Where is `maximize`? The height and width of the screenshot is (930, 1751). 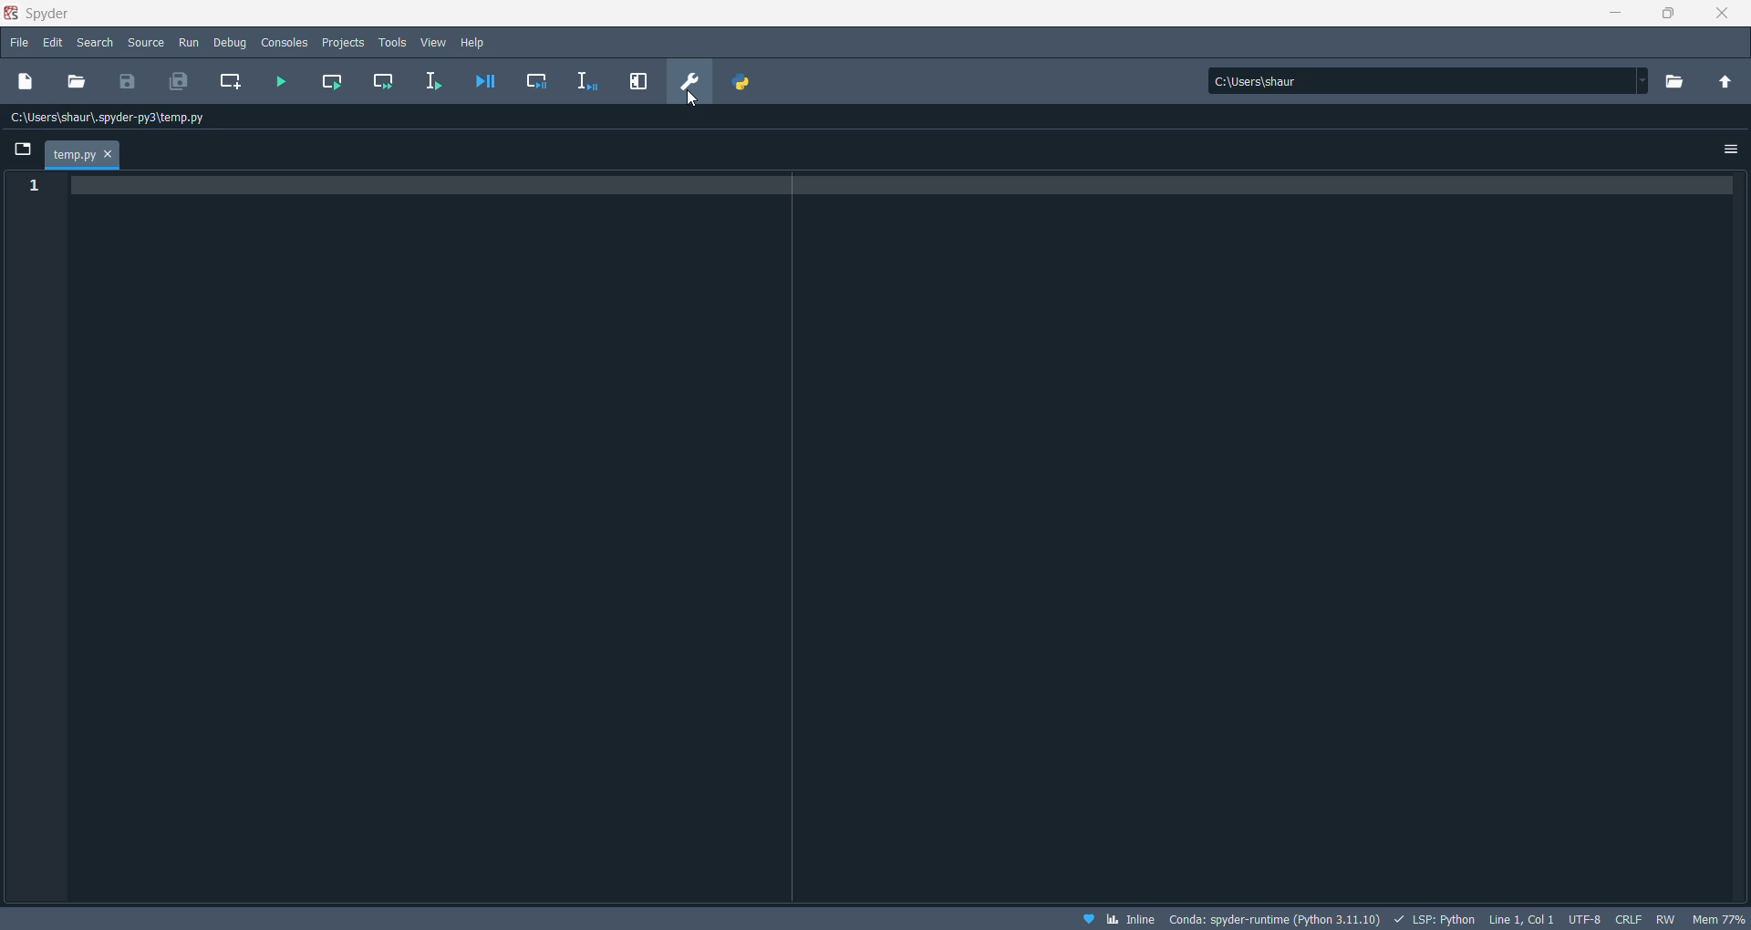
maximize is located at coordinates (1670, 16).